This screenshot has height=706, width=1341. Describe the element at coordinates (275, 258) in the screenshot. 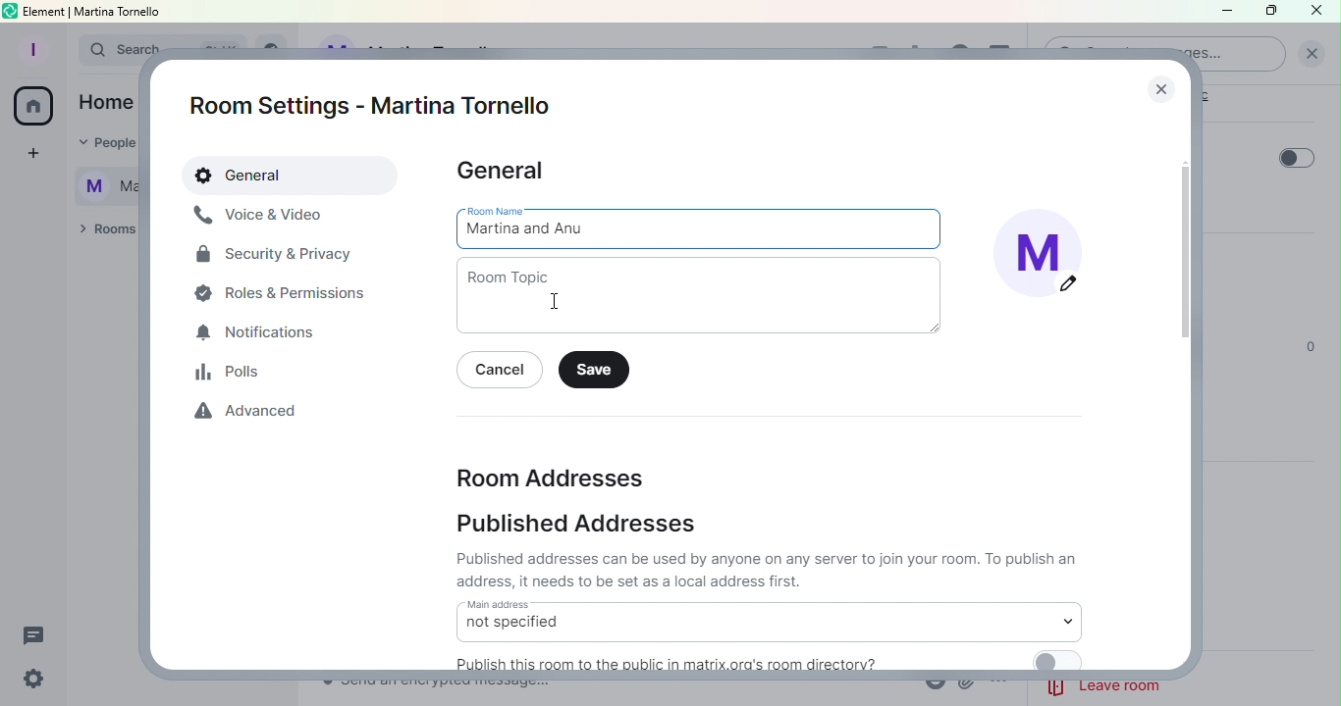

I see `Security and Privacy` at that location.